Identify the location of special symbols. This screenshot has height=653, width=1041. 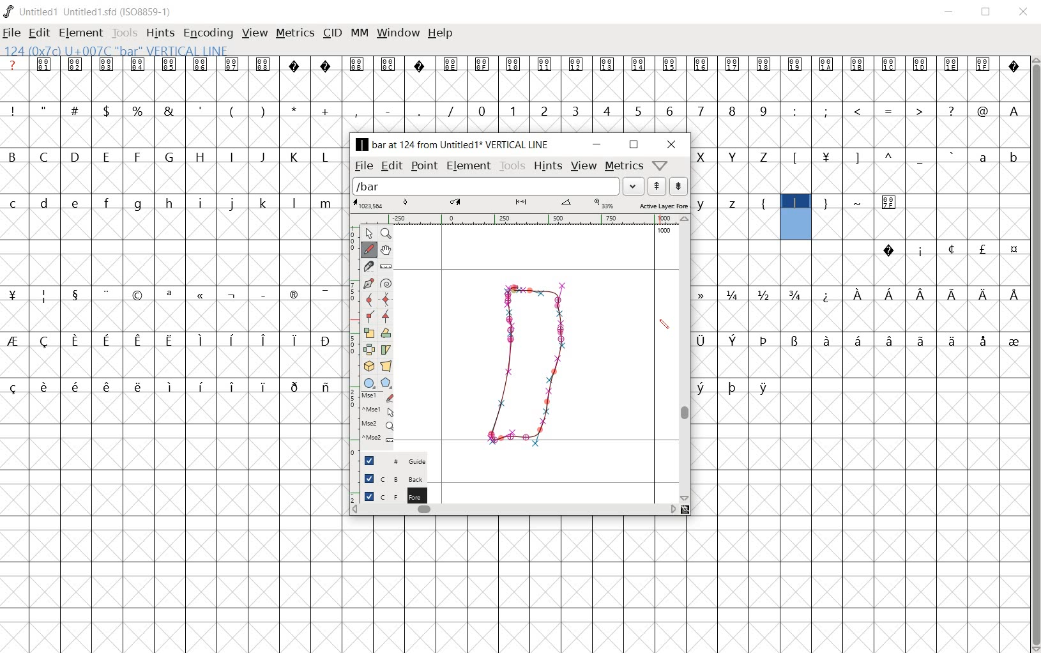
(515, 65).